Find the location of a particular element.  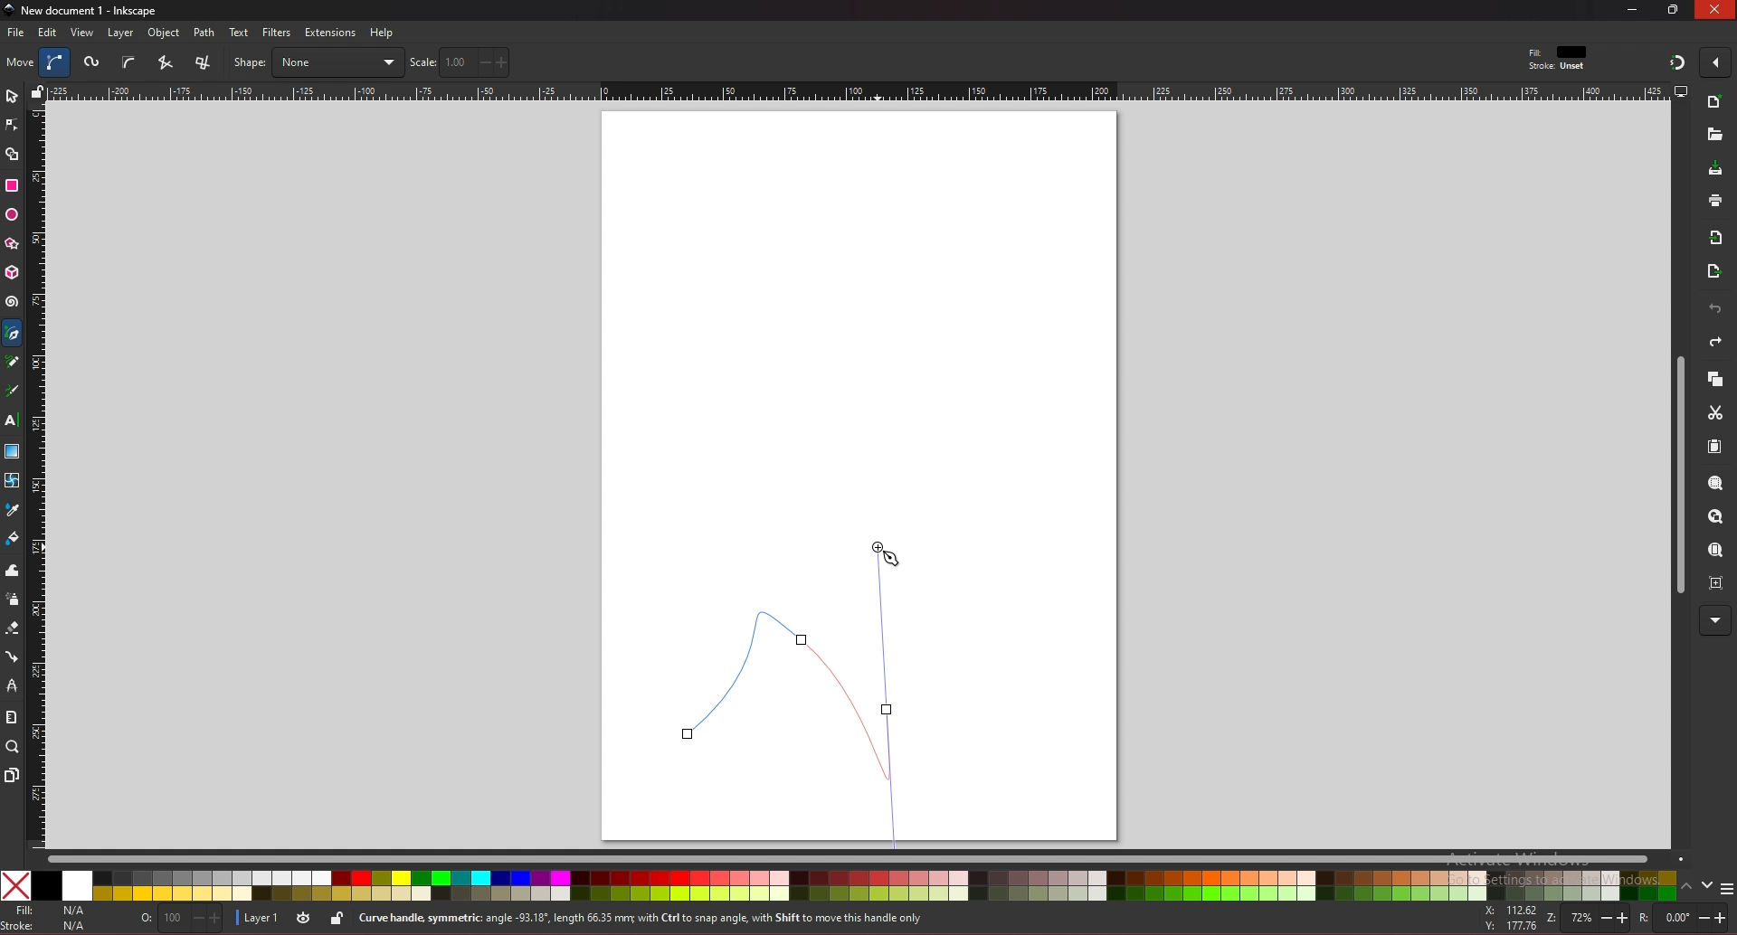

text is located at coordinates (11, 420).